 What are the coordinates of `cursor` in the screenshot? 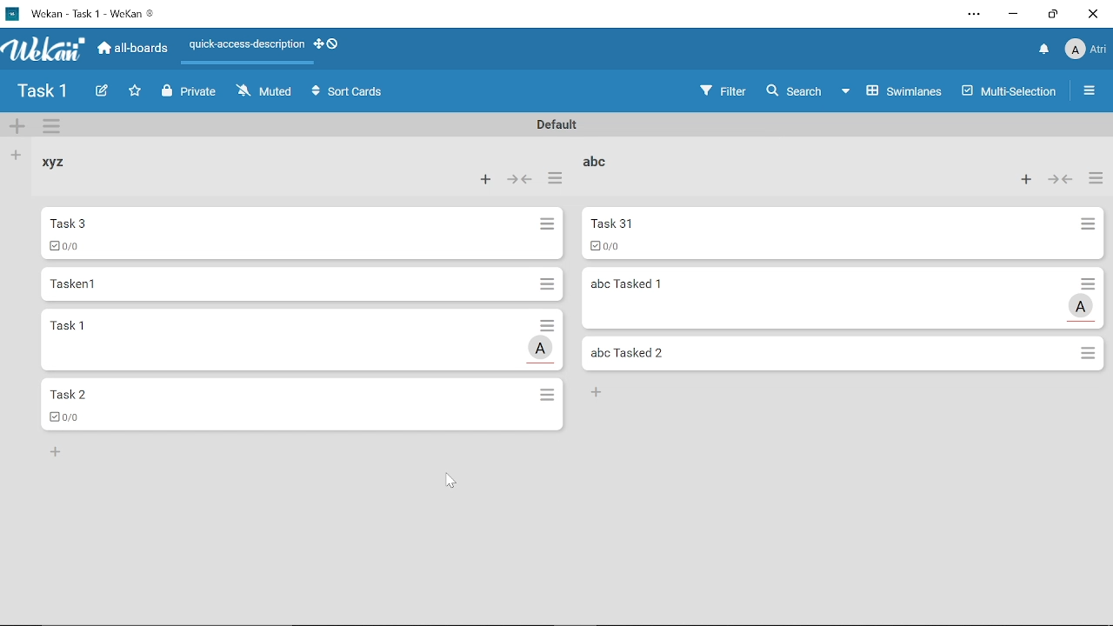 It's located at (458, 486).